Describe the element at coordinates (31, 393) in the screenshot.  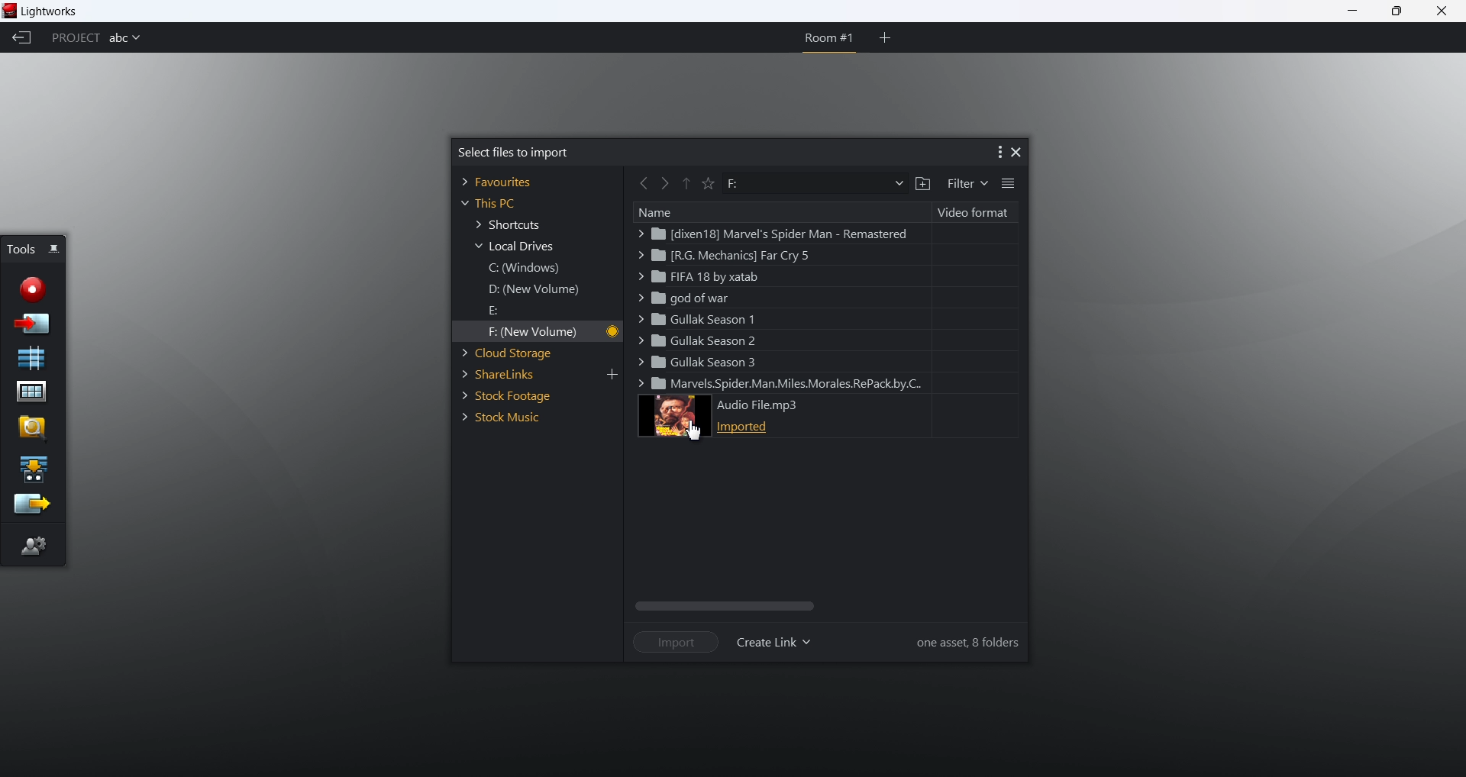
I see `project contents` at that location.